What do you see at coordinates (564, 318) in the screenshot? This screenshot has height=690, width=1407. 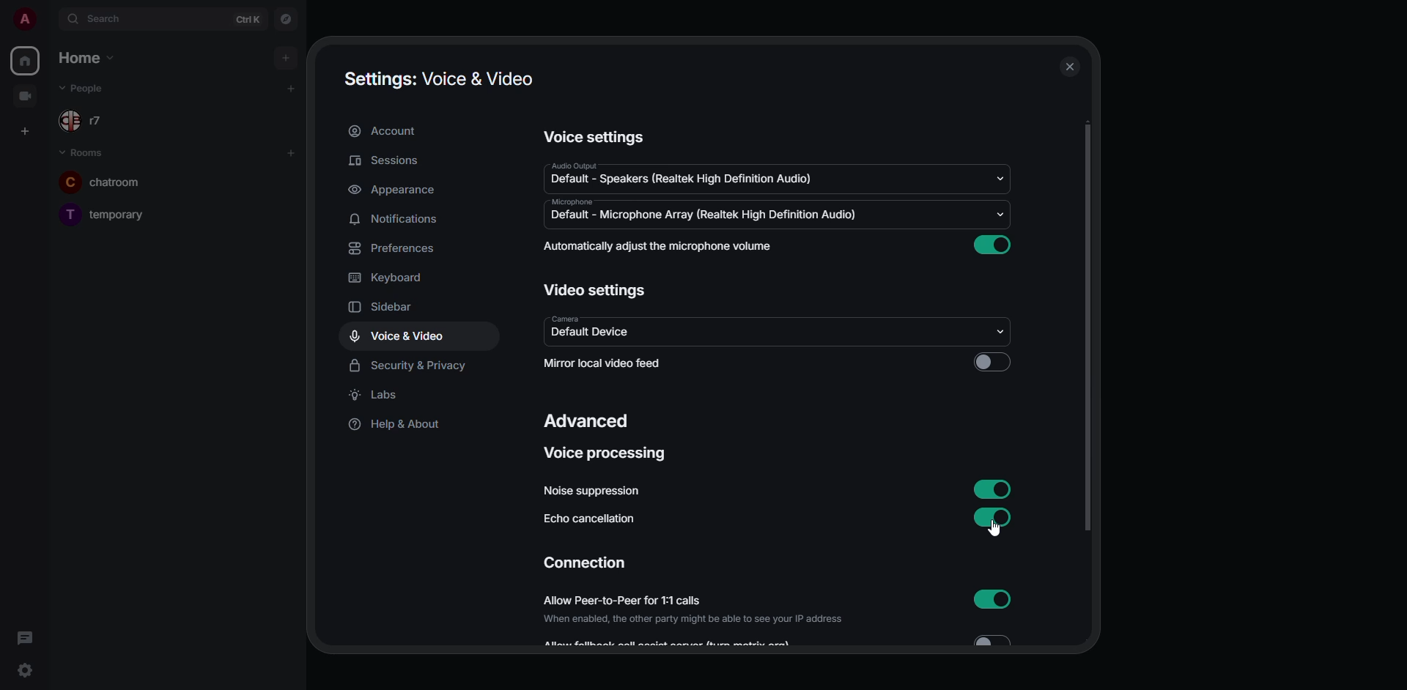 I see `camera` at bounding box center [564, 318].